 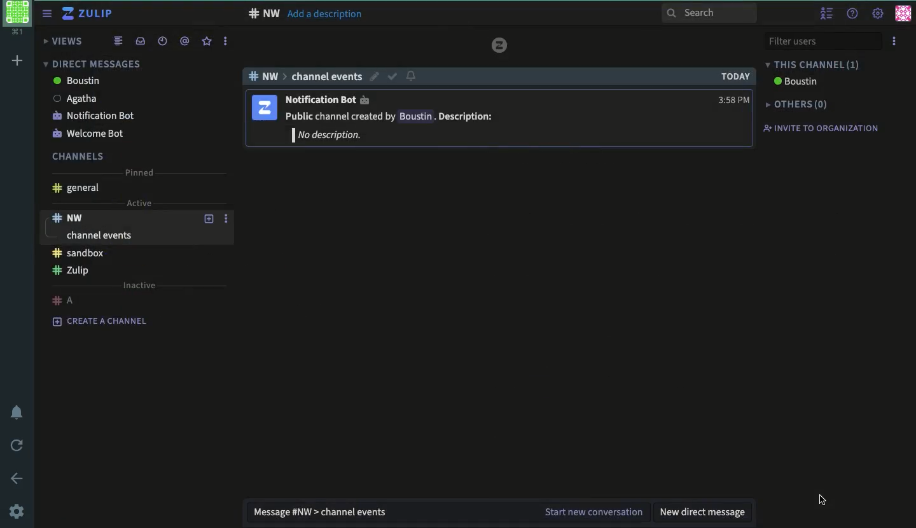 I want to click on direct messages, so click(x=87, y=64).